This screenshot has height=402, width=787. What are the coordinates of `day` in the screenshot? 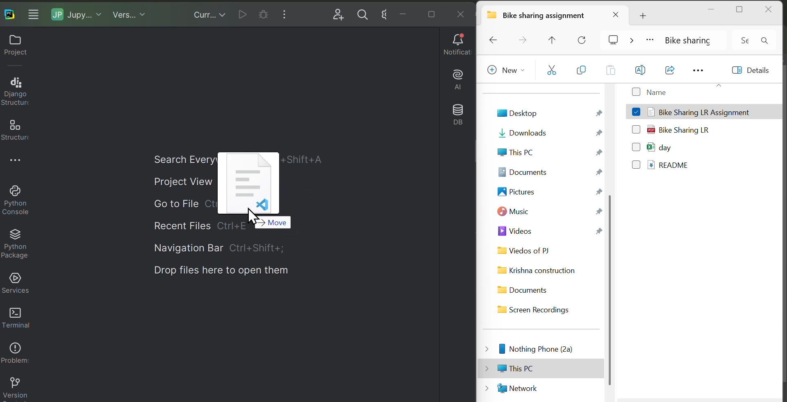 It's located at (679, 149).